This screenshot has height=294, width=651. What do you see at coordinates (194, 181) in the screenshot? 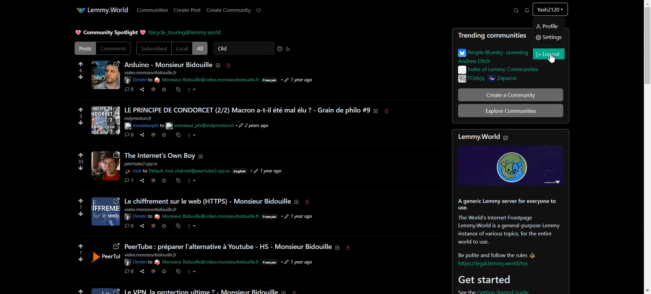
I see `more` at bounding box center [194, 181].